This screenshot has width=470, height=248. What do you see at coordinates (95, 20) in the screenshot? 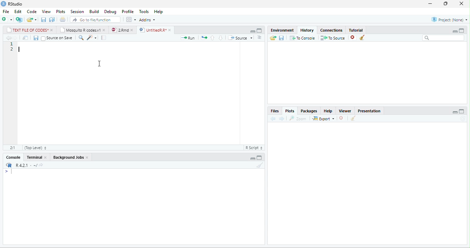
I see `search file` at bounding box center [95, 20].